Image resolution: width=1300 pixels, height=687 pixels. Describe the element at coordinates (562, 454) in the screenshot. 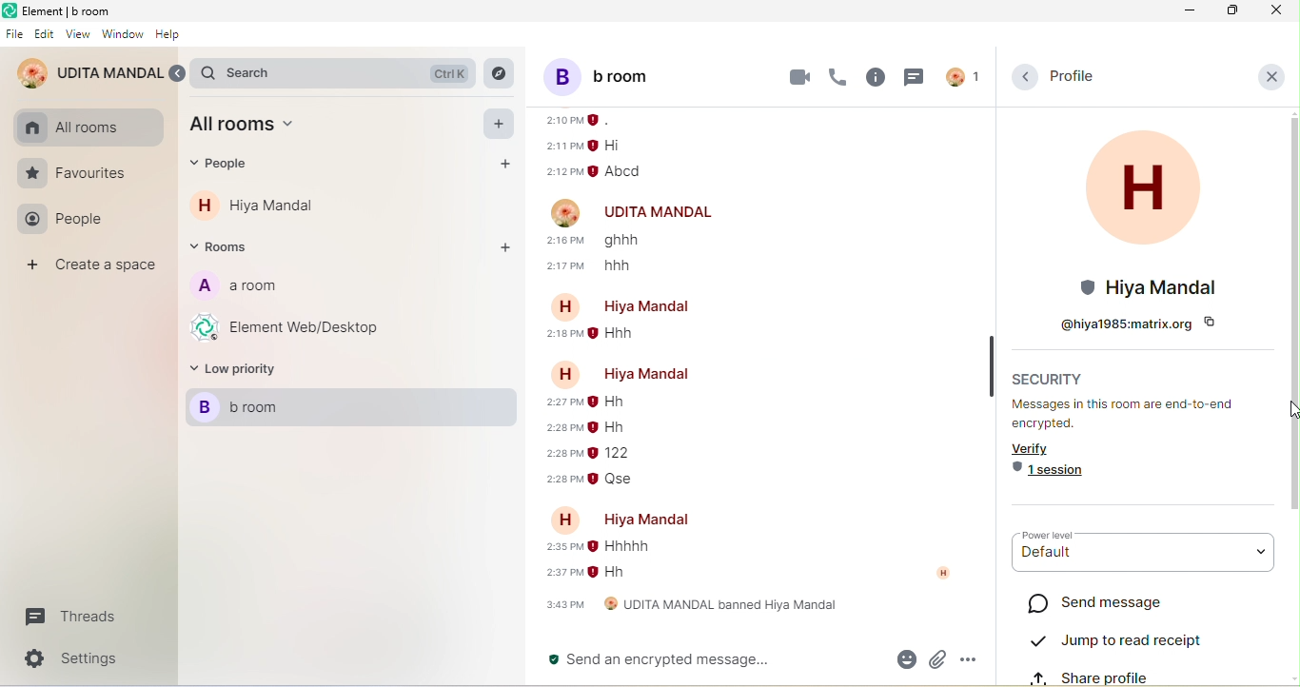

I see `sending message time` at that location.